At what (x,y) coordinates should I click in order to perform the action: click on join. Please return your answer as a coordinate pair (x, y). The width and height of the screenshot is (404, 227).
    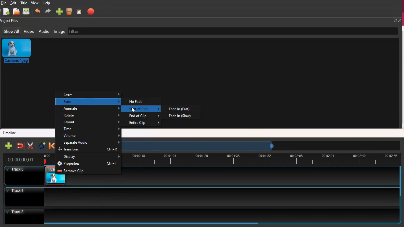
    Looking at the image, I should click on (21, 146).